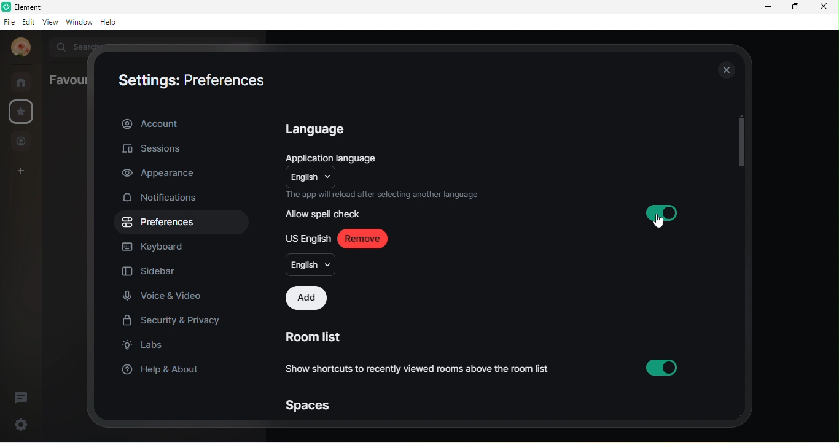 Image resolution: width=839 pixels, height=443 pixels. Describe the element at coordinates (197, 85) in the screenshot. I see `settings: preferences` at that location.